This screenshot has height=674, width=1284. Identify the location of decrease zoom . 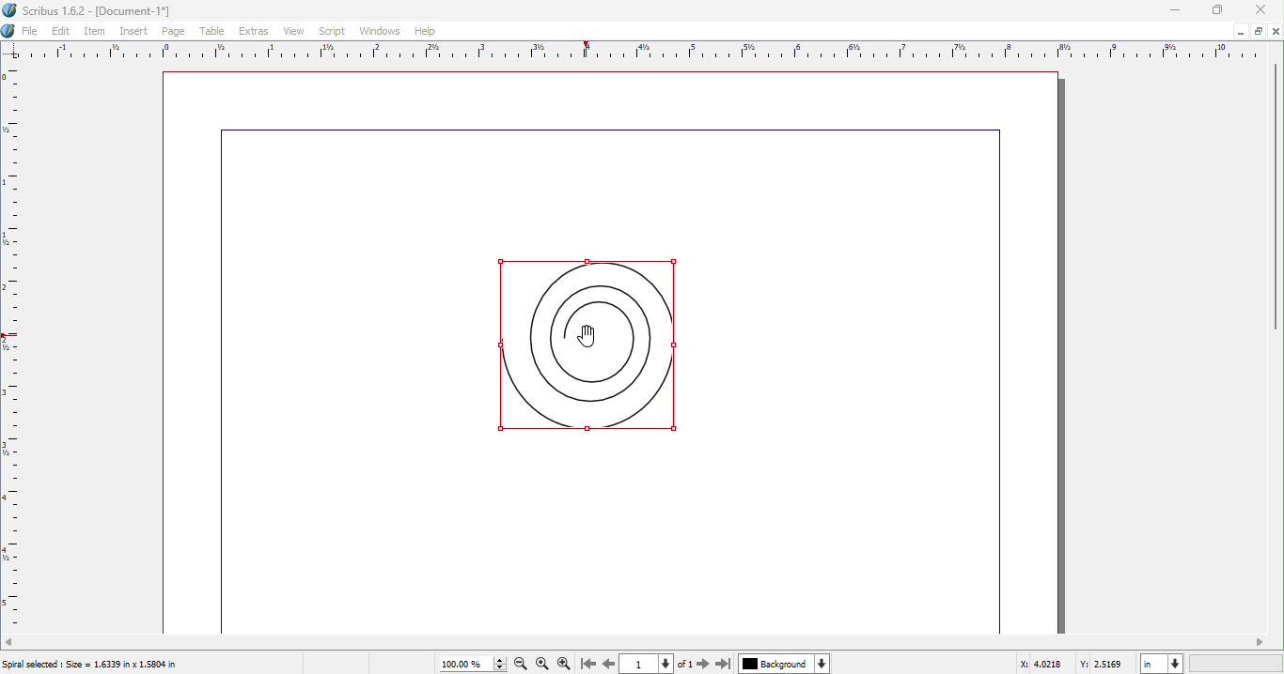
(499, 669).